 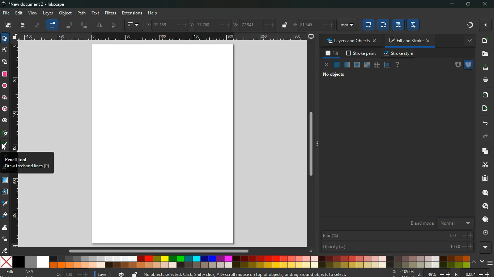 I want to click on fill, so click(x=332, y=53).